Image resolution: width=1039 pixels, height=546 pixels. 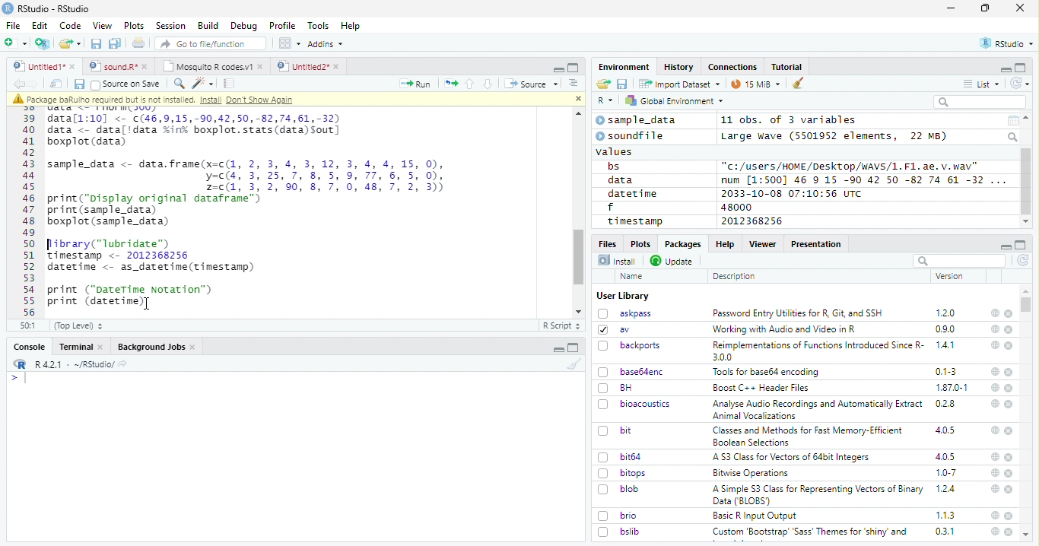 What do you see at coordinates (608, 243) in the screenshot?
I see `Files` at bounding box center [608, 243].